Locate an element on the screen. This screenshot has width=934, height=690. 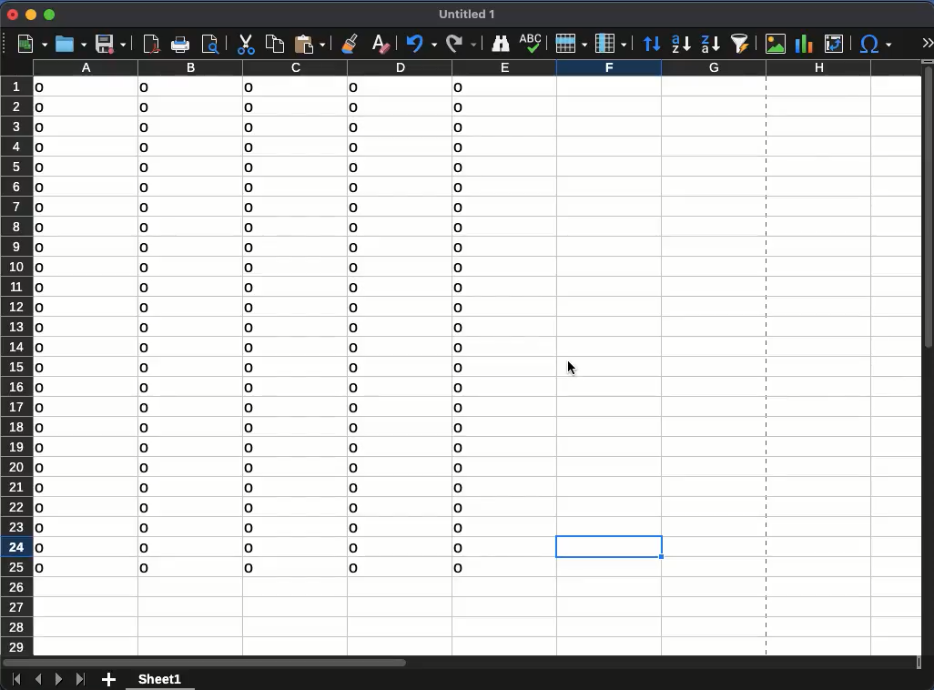
spell check is located at coordinates (531, 44).